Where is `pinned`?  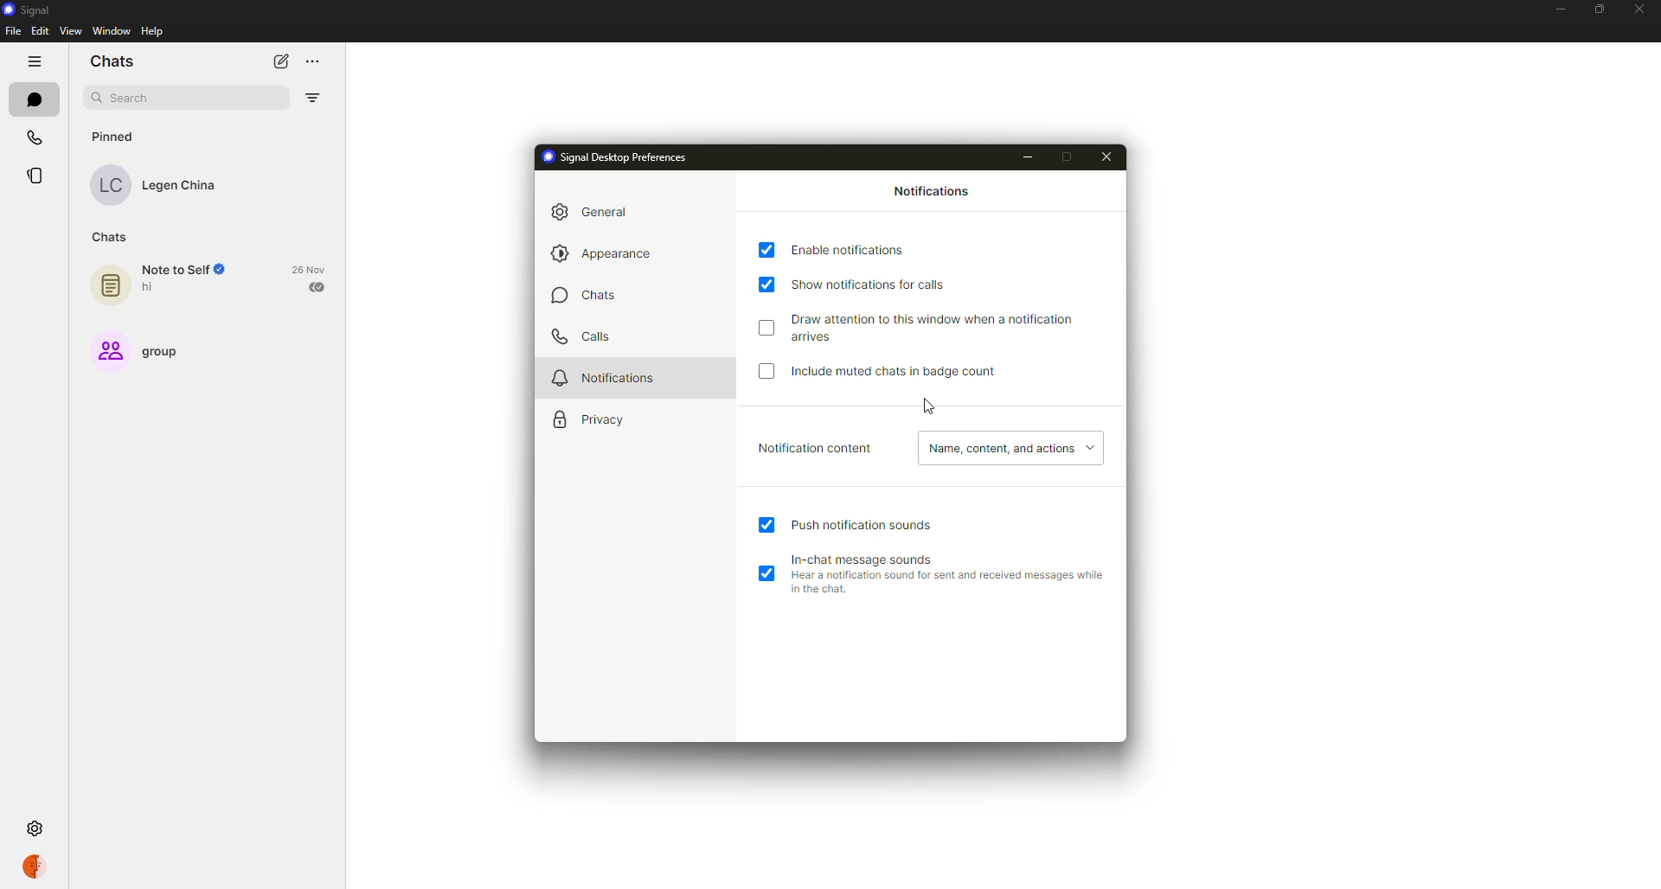 pinned is located at coordinates (117, 137).